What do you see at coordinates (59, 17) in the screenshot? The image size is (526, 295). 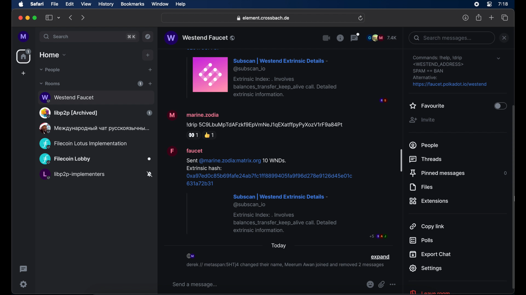 I see `tab group picker` at bounding box center [59, 17].